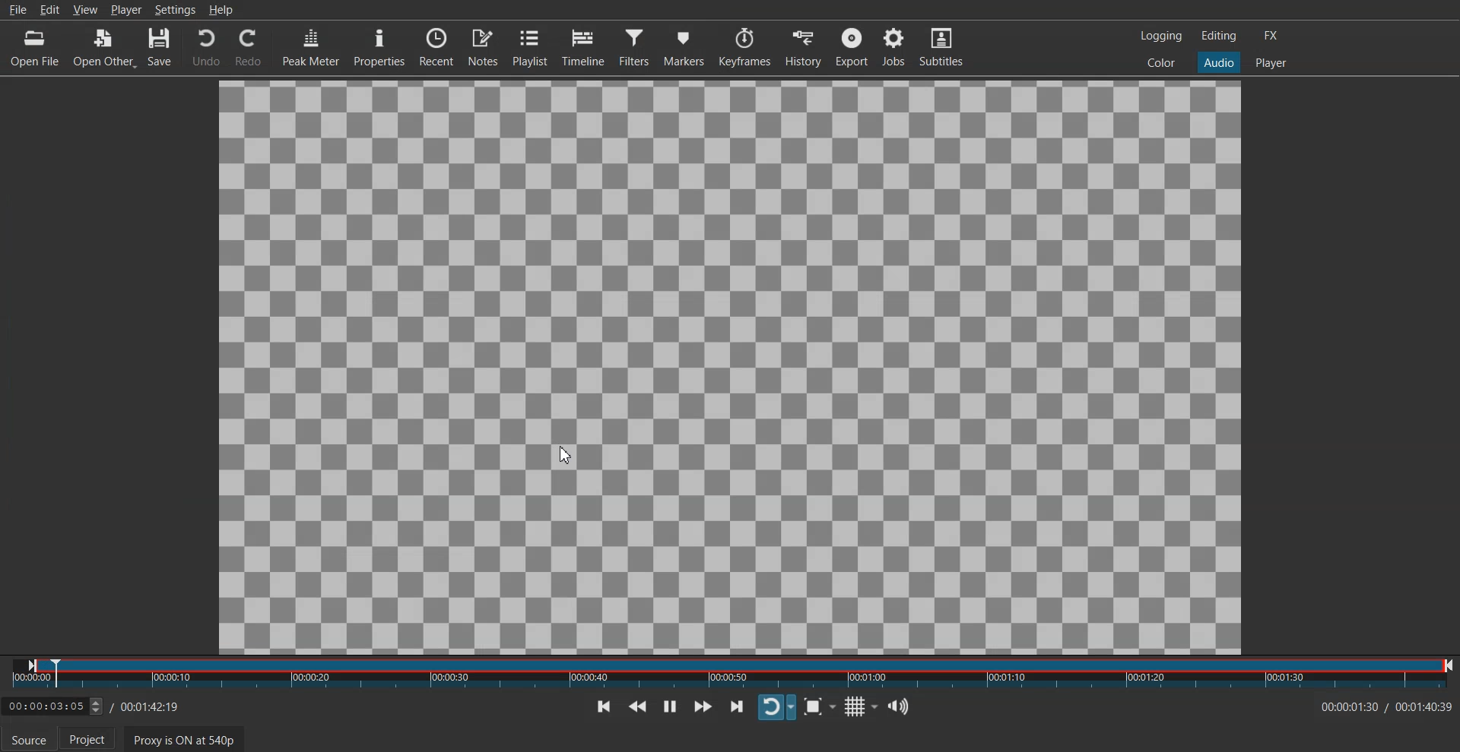 This screenshot has width=1460, height=752. What do you see at coordinates (1219, 36) in the screenshot?
I see `Editing` at bounding box center [1219, 36].